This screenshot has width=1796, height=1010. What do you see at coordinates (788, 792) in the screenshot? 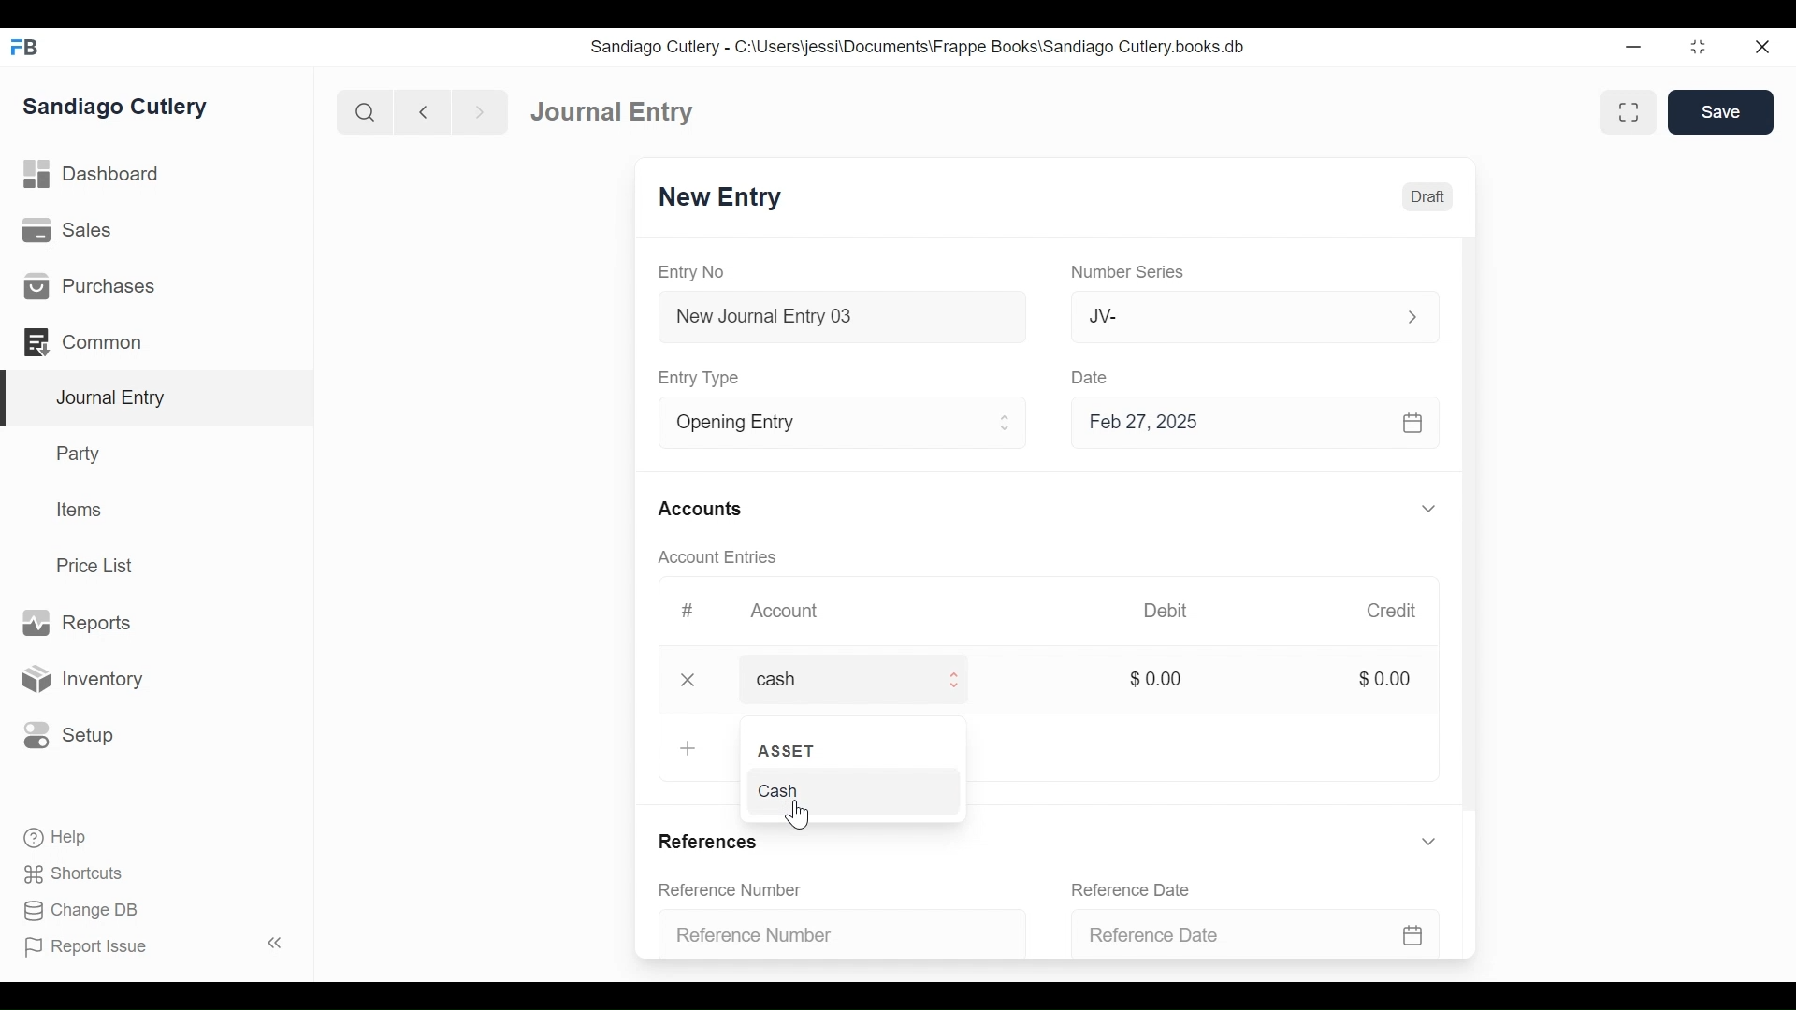
I see `Cash` at bounding box center [788, 792].